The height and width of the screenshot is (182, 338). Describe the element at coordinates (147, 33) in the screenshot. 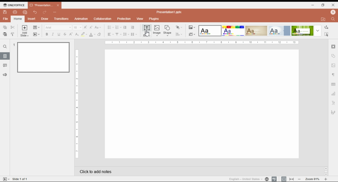

I see `hand cursor` at that location.